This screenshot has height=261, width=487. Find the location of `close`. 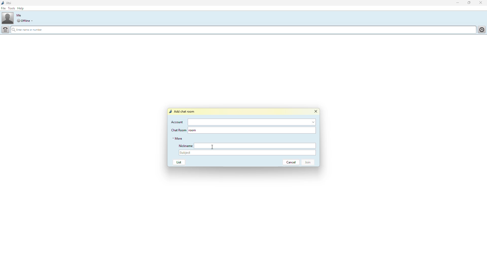

close is located at coordinates (316, 112).